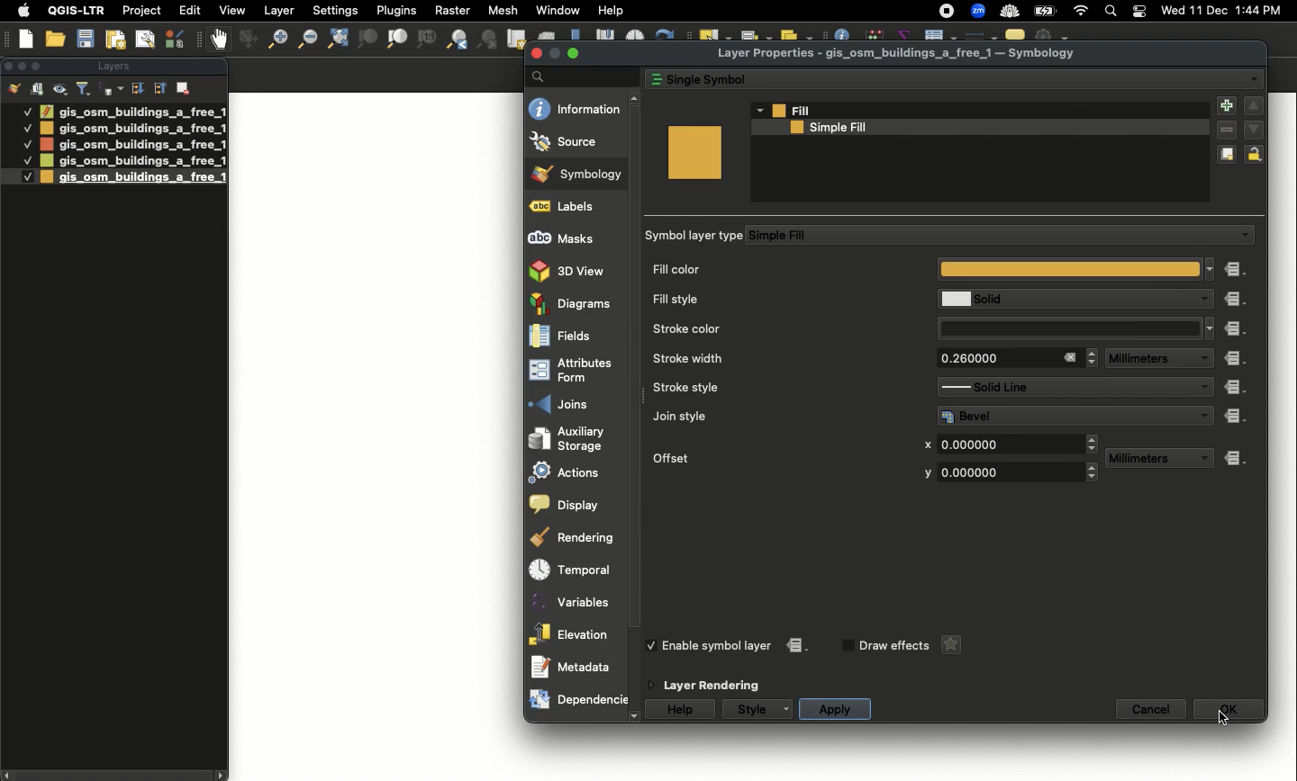  What do you see at coordinates (1008, 443) in the screenshot?
I see ` 0.000000` at bounding box center [1008, 443].